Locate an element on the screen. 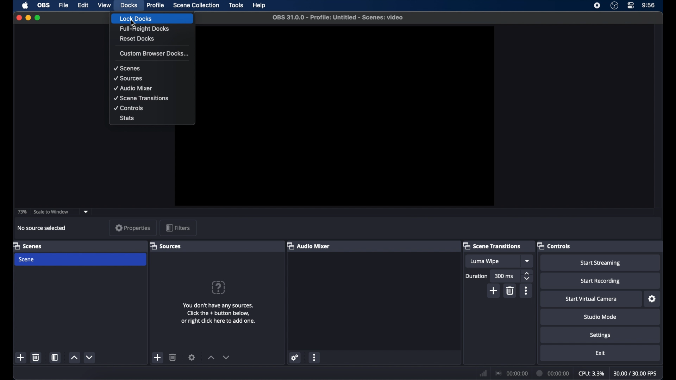  increment is located at coordinates (211, 357).